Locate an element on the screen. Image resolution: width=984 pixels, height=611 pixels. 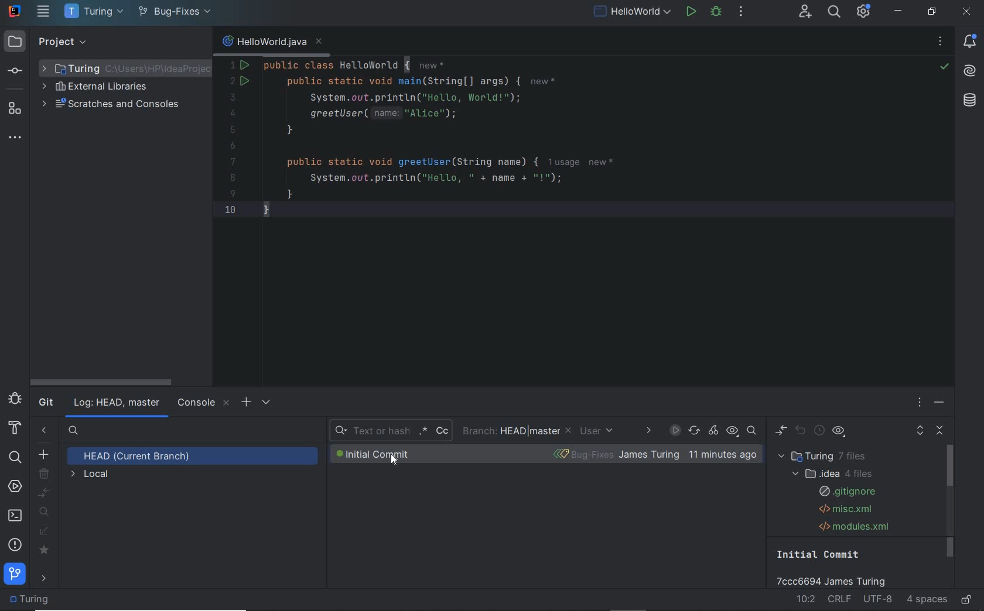
debug is located at coordinates (716, 13).